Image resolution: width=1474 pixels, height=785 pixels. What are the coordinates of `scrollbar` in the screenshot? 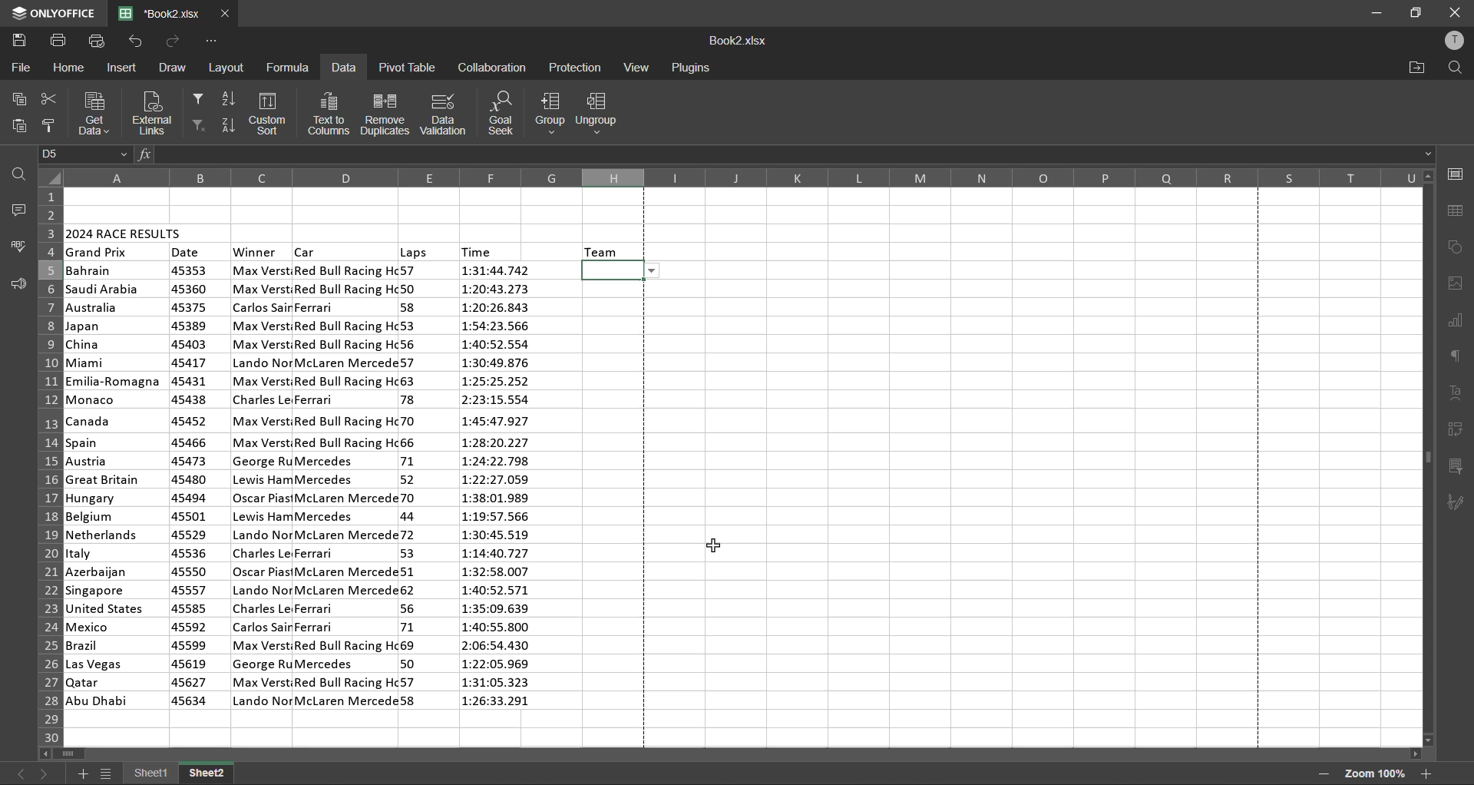 It's located at (732, 756).